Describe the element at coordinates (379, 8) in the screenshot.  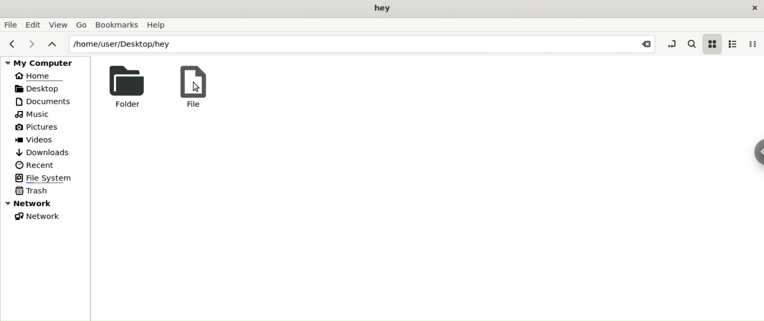
I see `hey` at that location.